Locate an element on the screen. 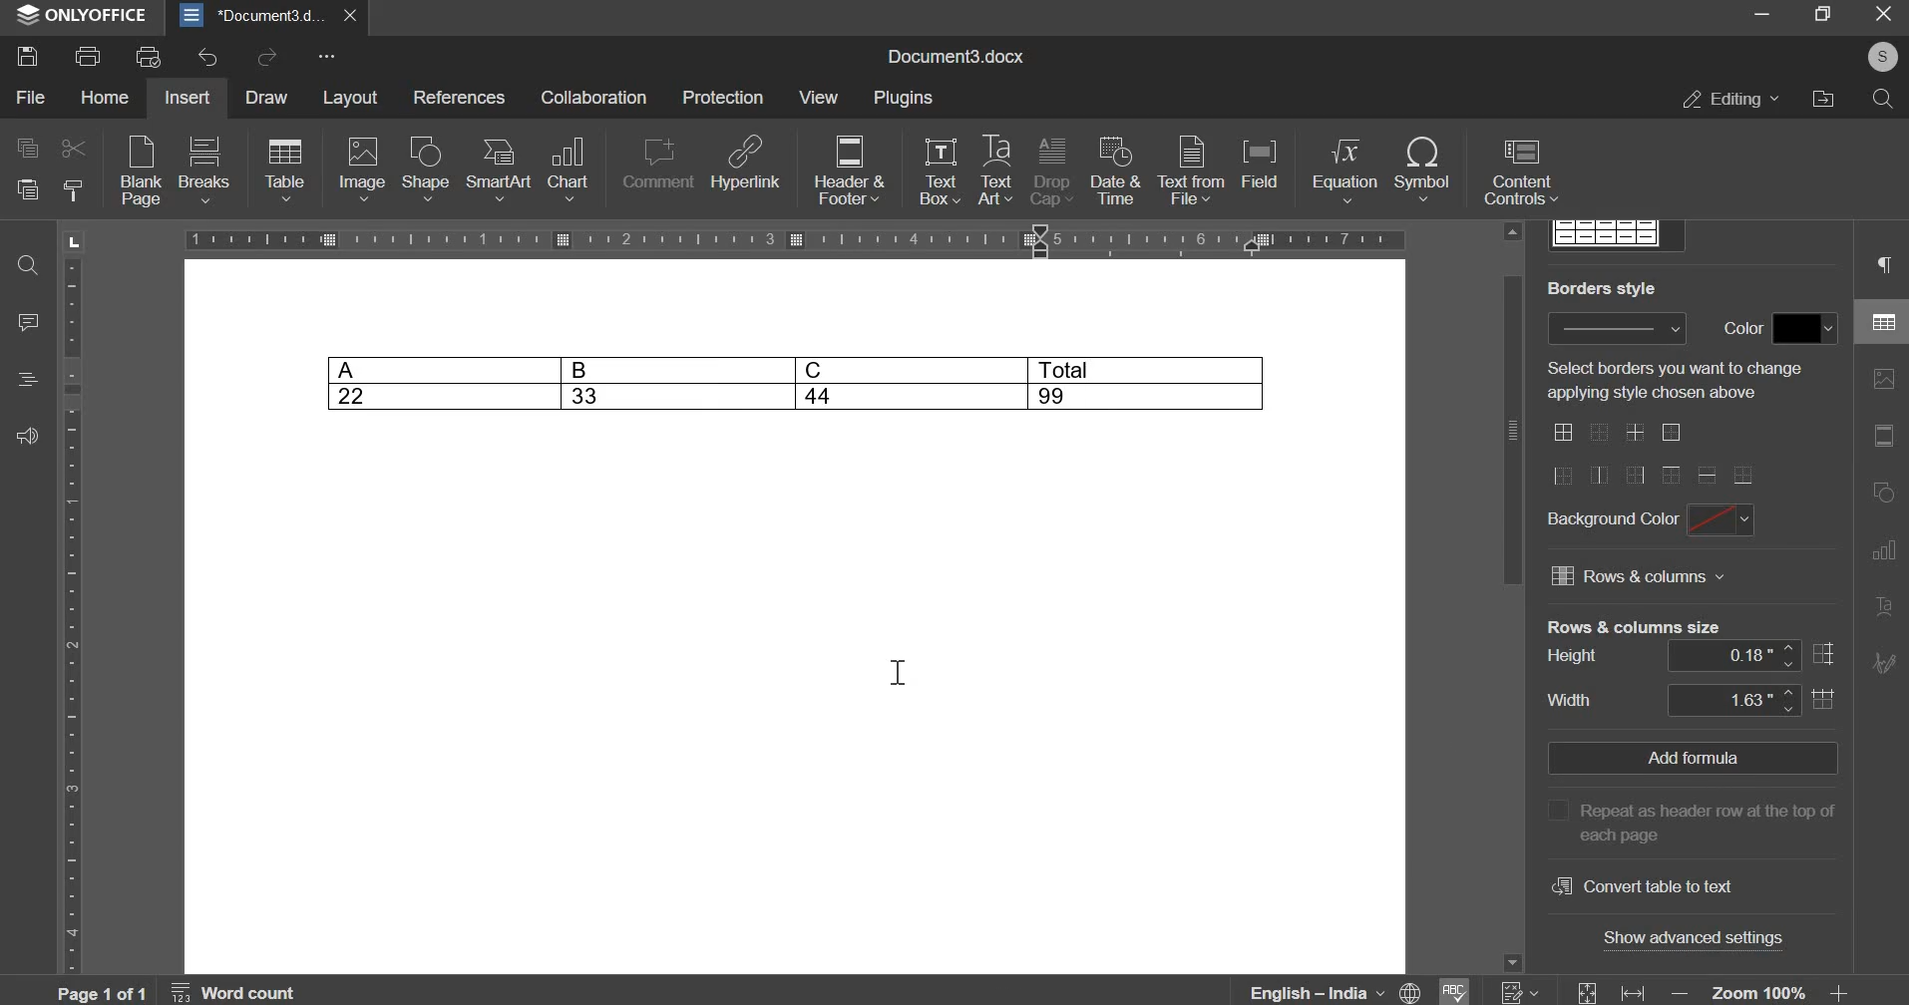  add formula is located at coordinates (1685, 758).